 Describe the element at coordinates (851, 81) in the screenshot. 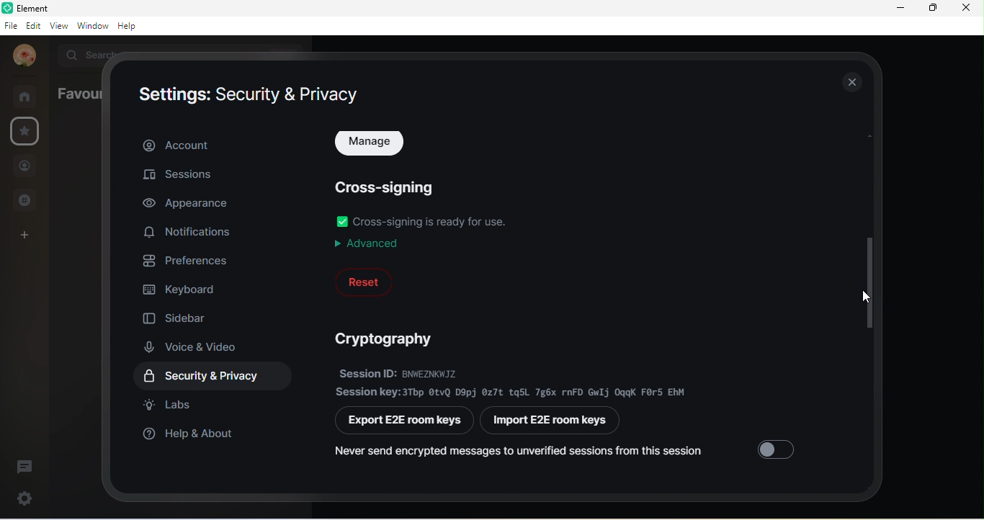

I see `close` at that location.